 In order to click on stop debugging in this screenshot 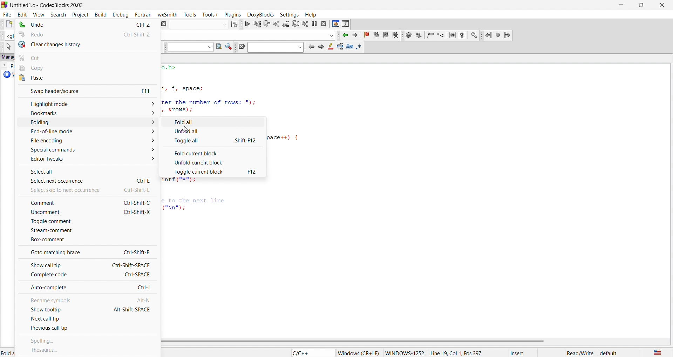, I will do `click(324, 24)`.